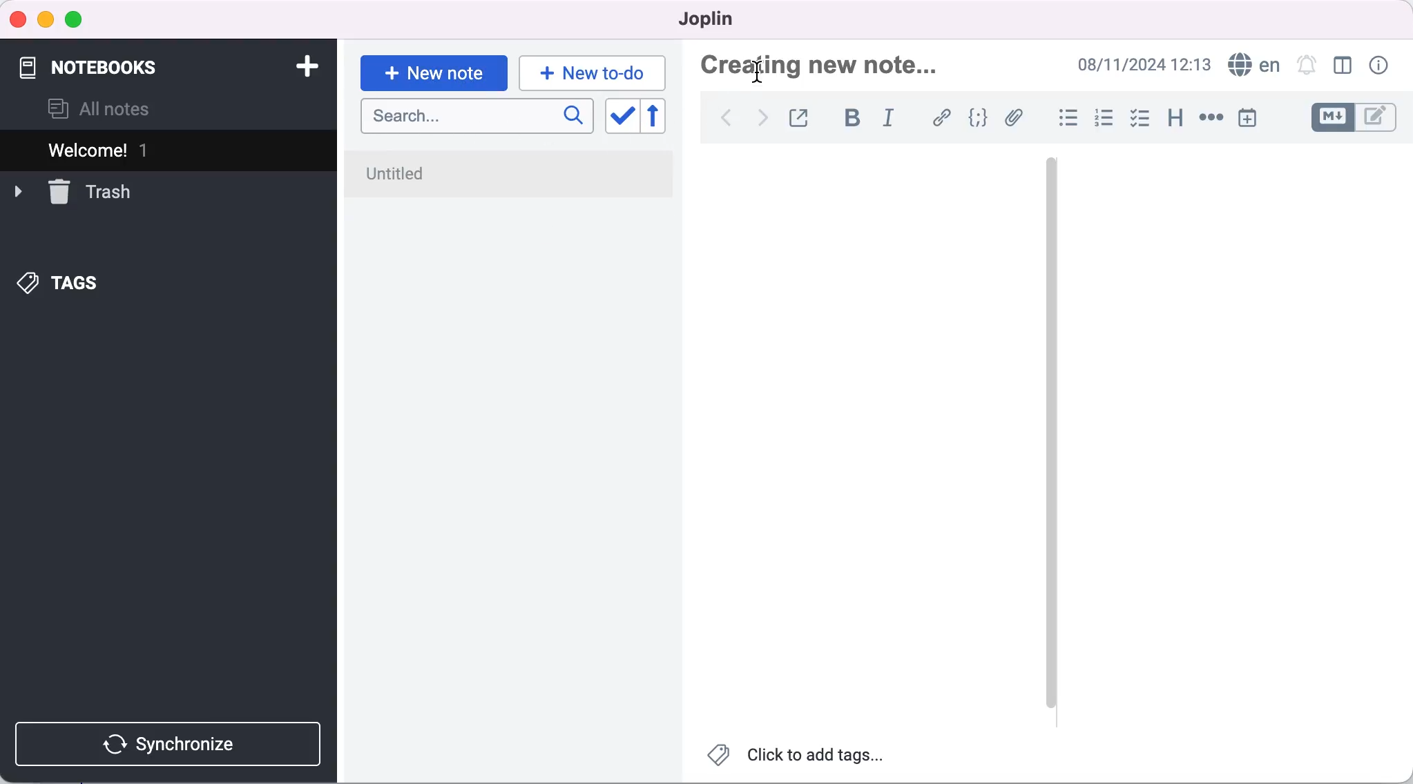 The height and width of the screenshot is (784, 1413). I want to click on minimize, so click(45, 20).